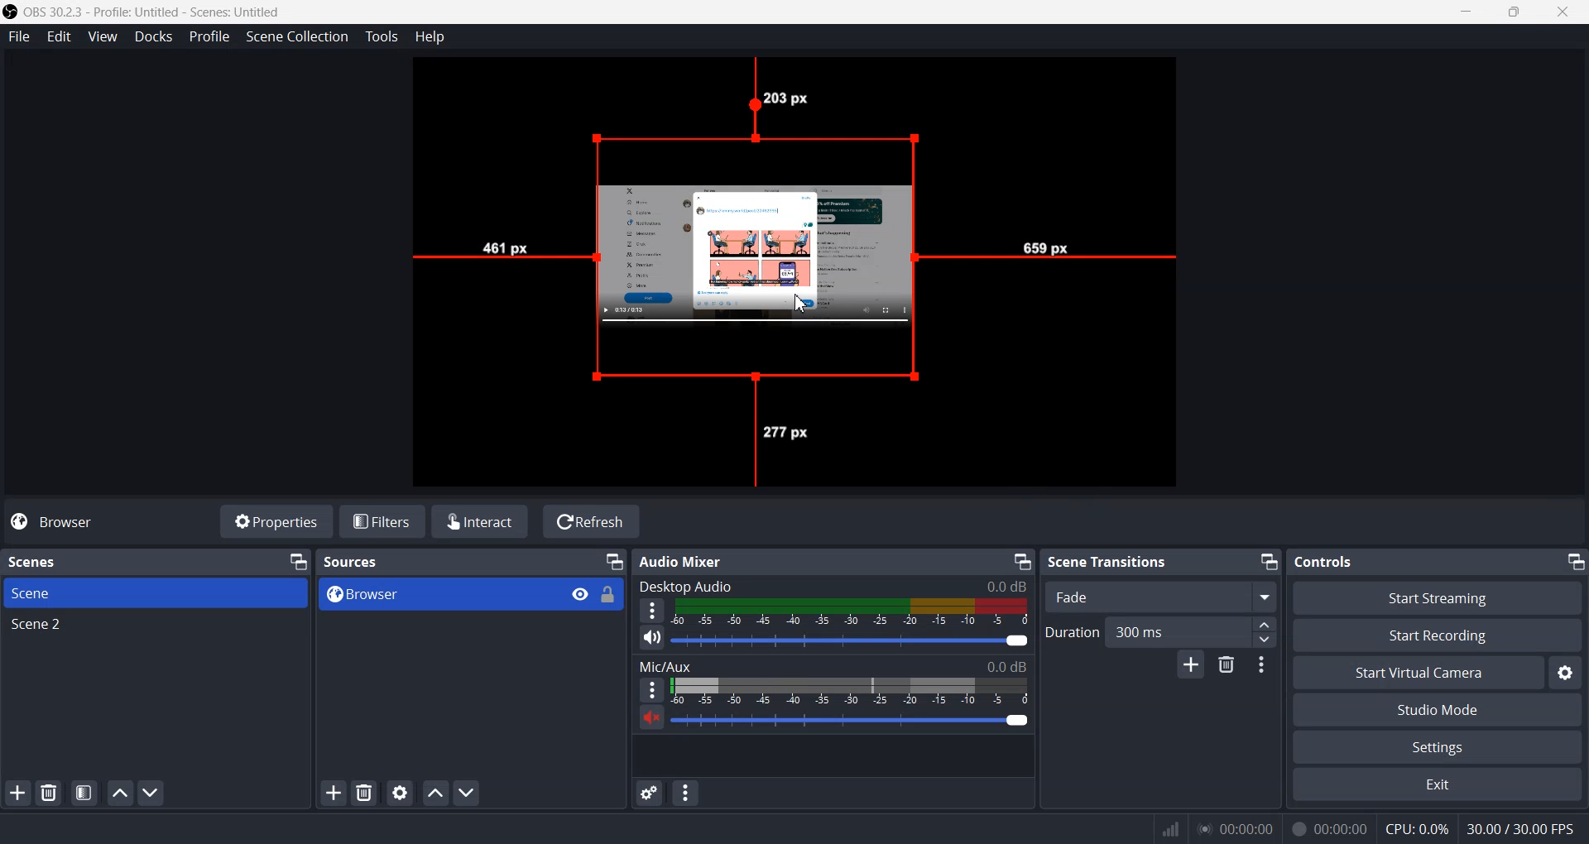 This screenshot has width=1589, height=844. I want to click on Browser, so click(57, 523).